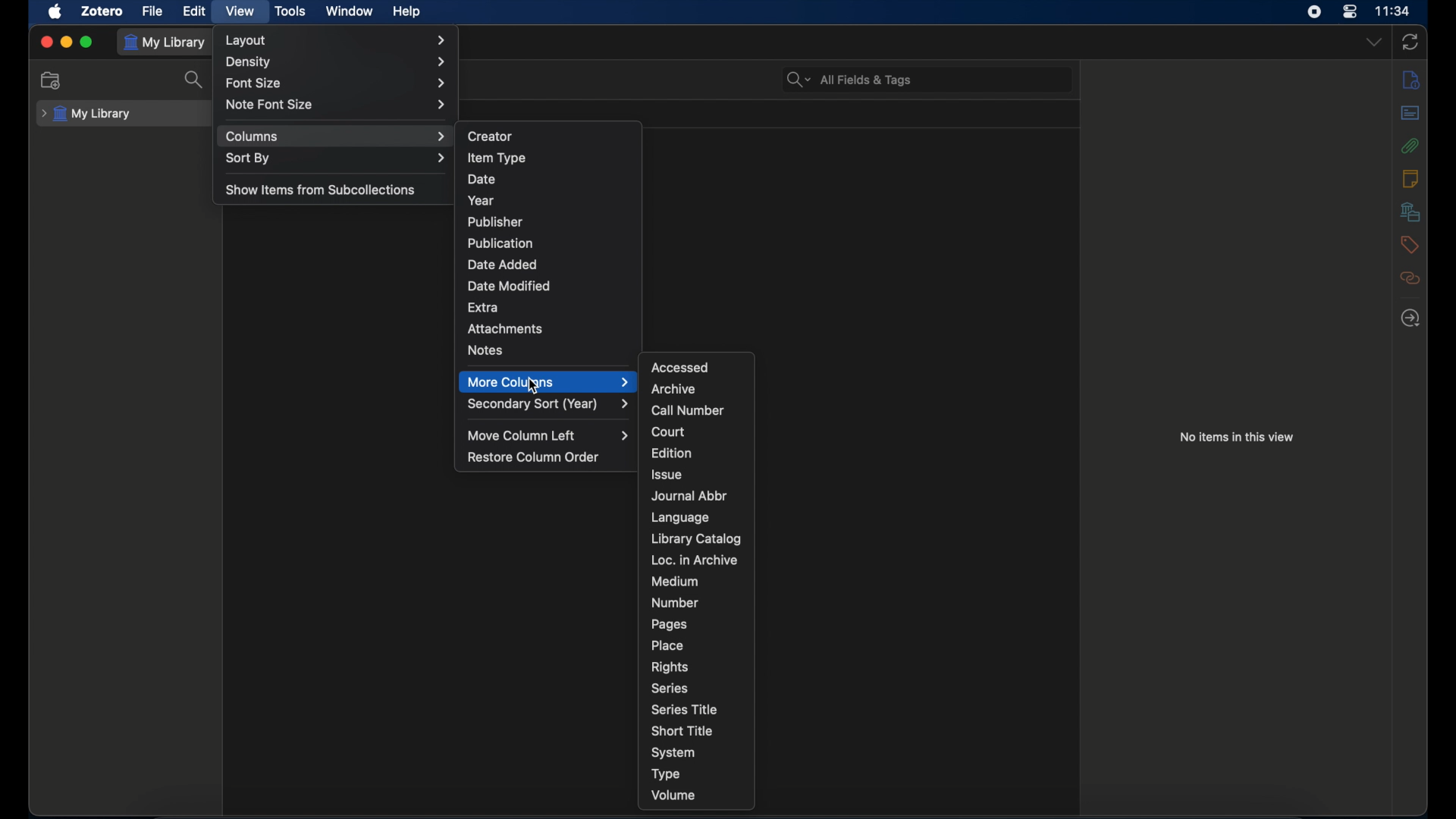 Image resolution: width=1456 pixels, height=819 pixels. What do you see at coordinates (497, 158) in the screenshot?
I see `item type` at bounding box center [497, 158].